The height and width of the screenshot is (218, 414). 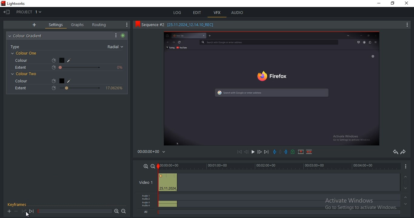 What do you see at coordinates (207, 18) in the screenshot?
I see `Edit menu selected` at bounding box center [207, 18].